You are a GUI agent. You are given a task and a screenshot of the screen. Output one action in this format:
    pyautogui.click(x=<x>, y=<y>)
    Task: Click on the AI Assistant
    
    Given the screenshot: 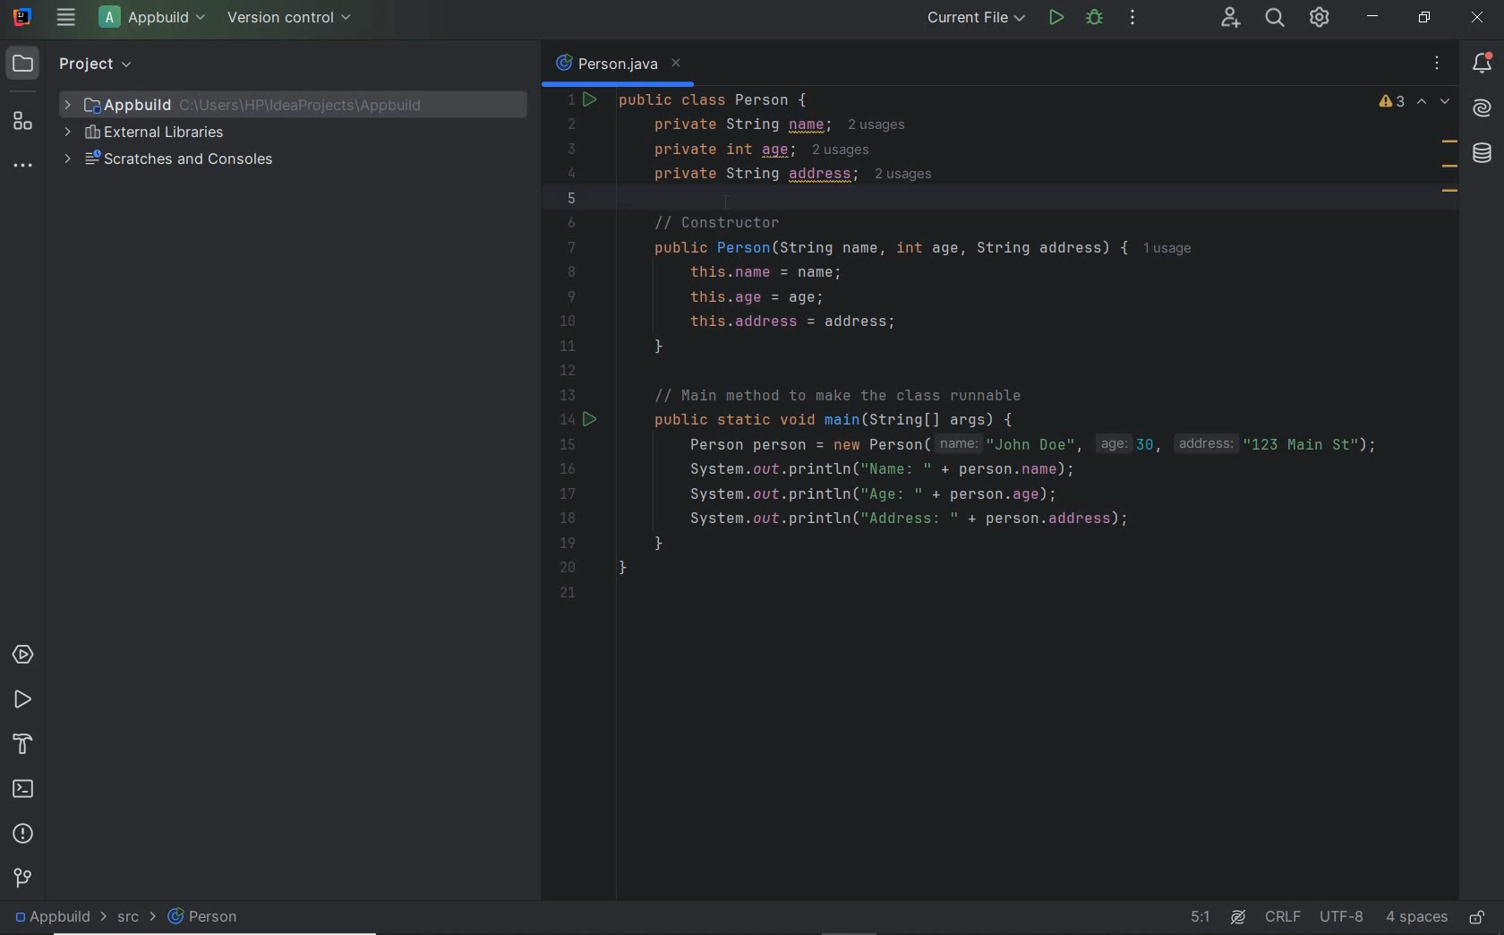 What is the action you would take?
    pyautogui.click(x=1237, y=918)
    